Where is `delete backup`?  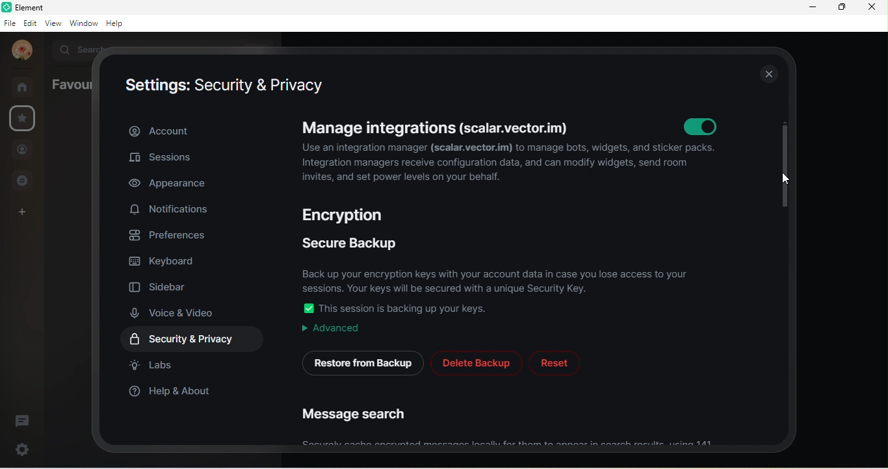 delete backup is located at coordinates (477, 362).